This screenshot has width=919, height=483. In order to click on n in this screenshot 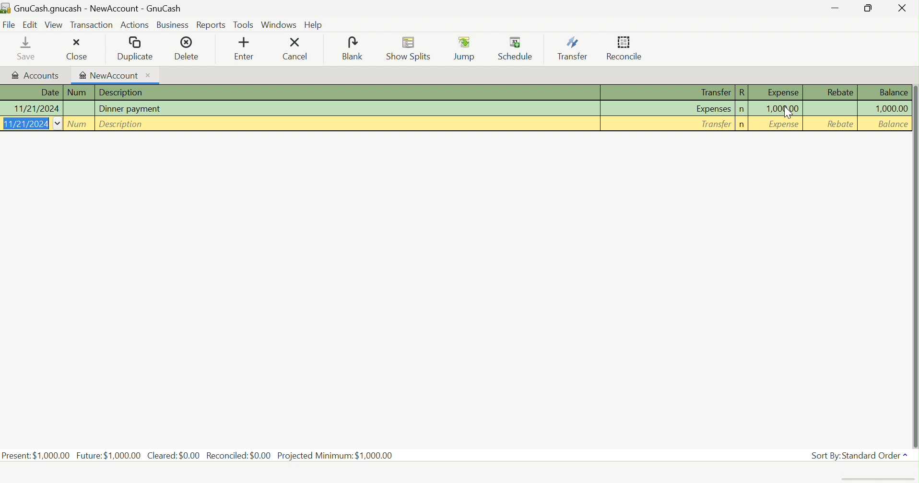, I will do `click(742, 109)`.